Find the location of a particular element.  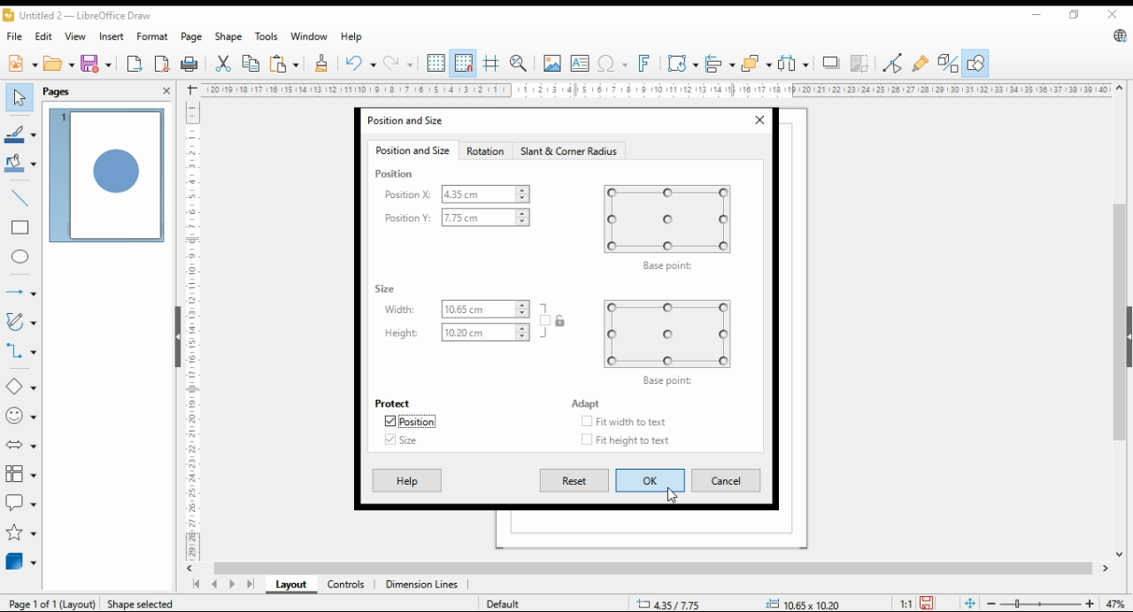

show draw functions is located at coordinates (975, 64).